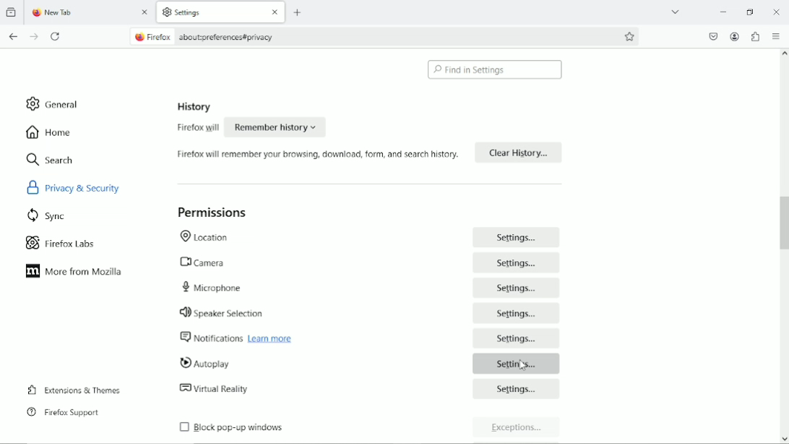  Describe the element at coordinates (166, 12) in the screenshot. I see `settings logo` at that location.